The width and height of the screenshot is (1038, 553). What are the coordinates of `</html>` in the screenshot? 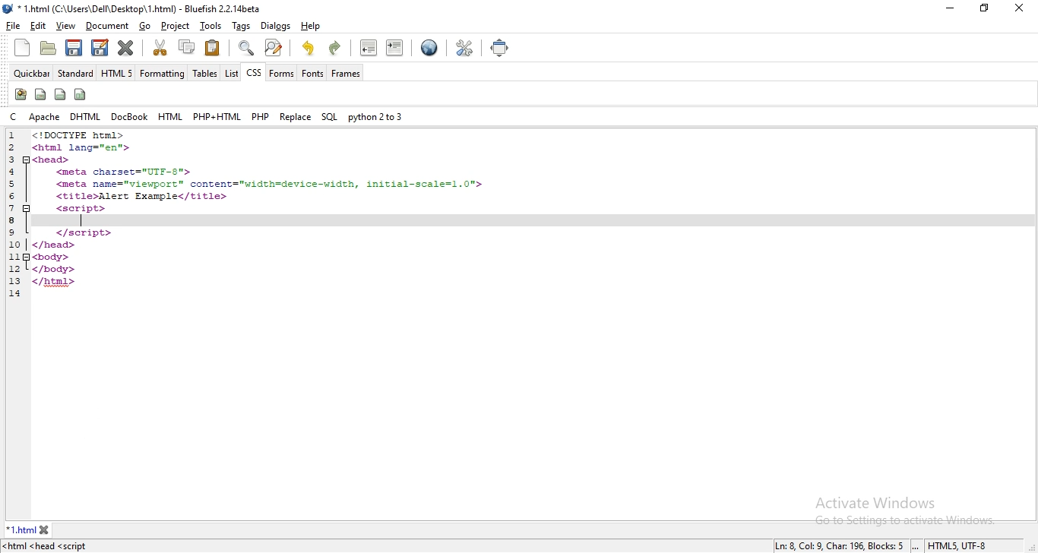 It's located at (55, 281).